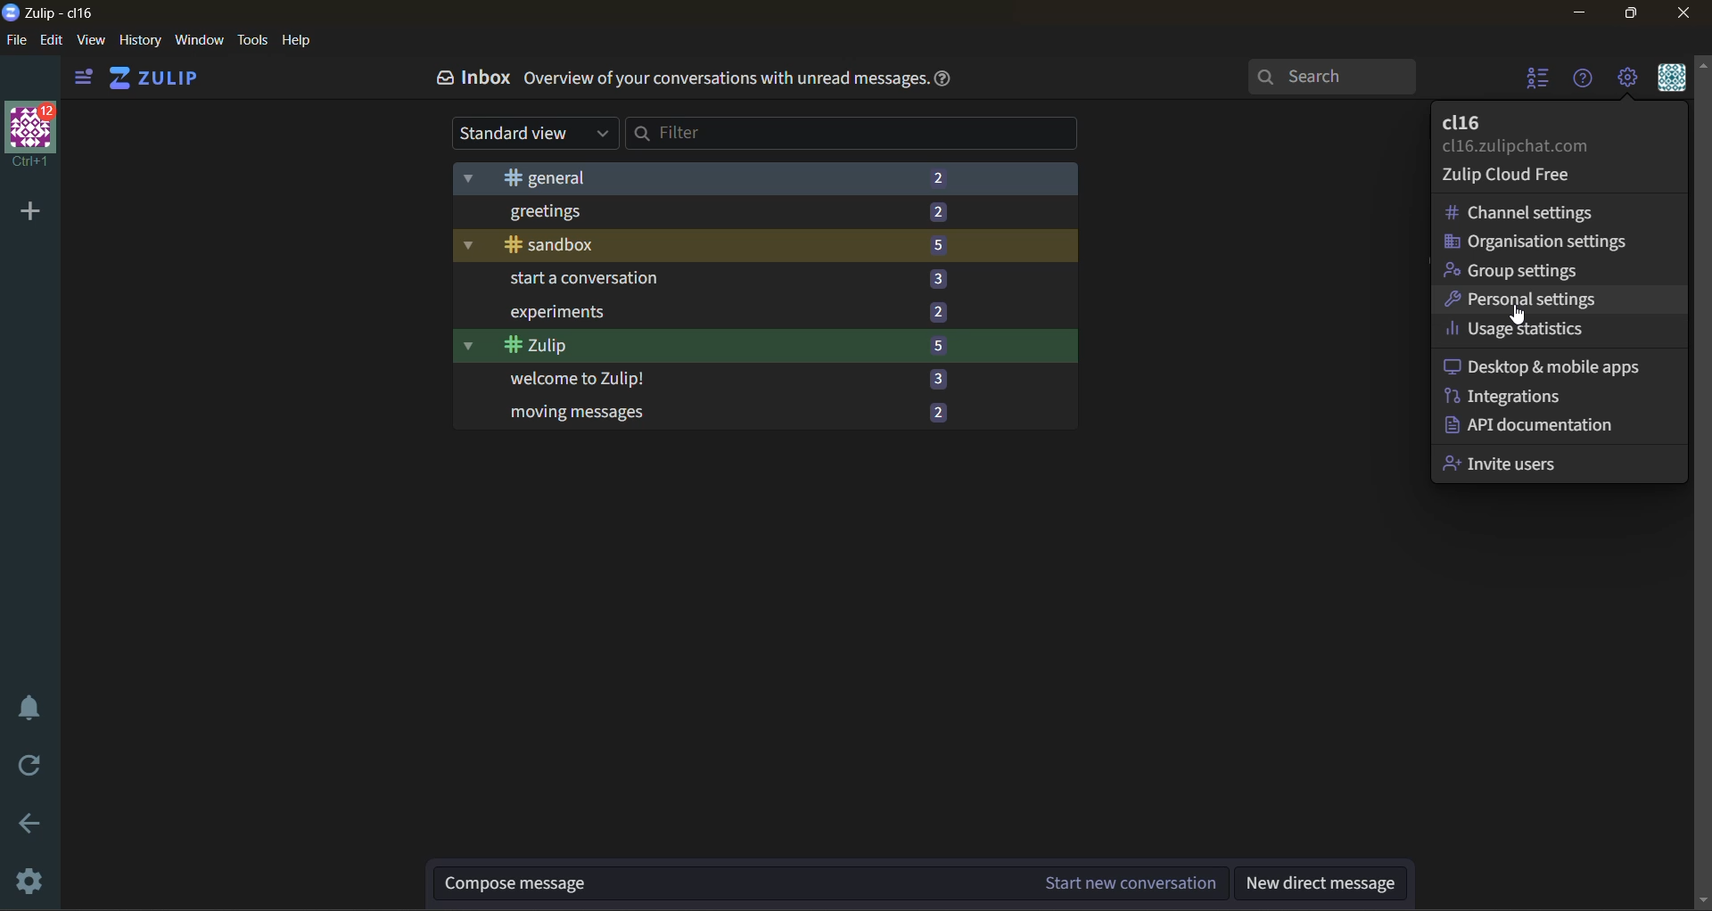  I want to click on maximize, so click(1634, 14).